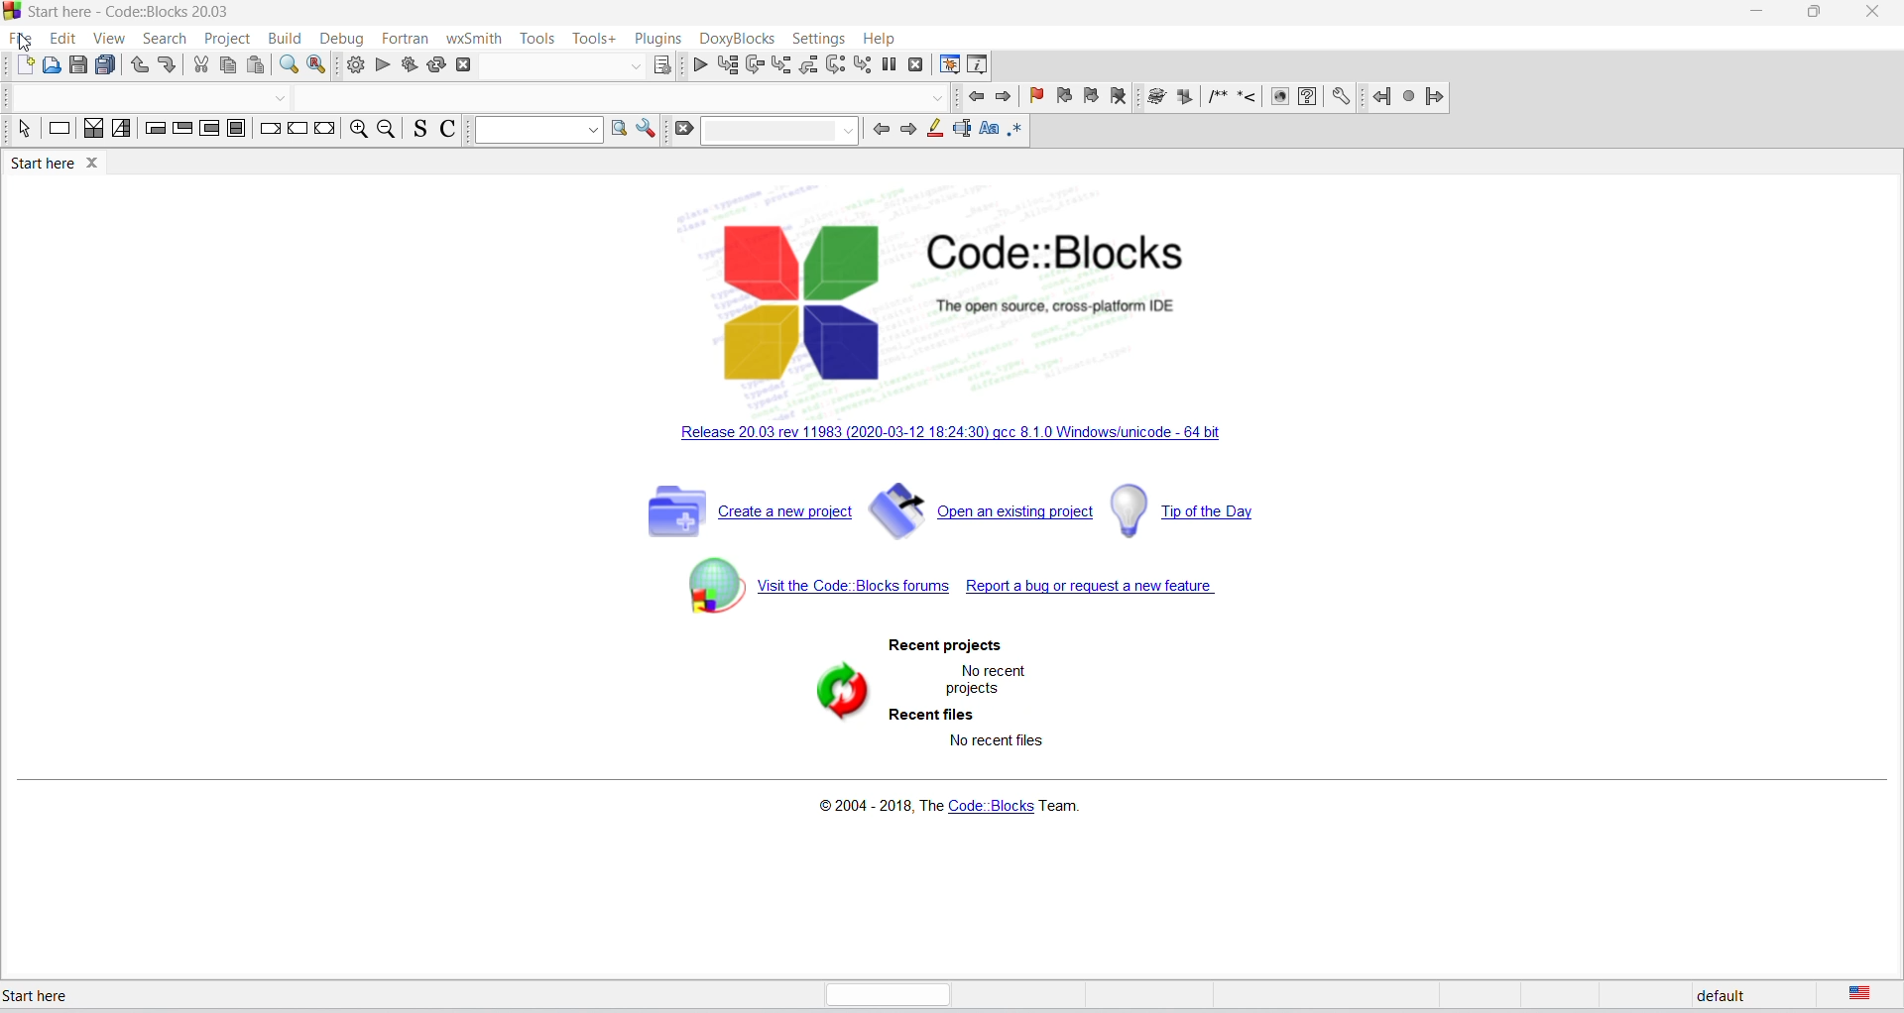 The width and height of the screenshot is (1904, 1013). I want to click on selection, so click(121, 132).